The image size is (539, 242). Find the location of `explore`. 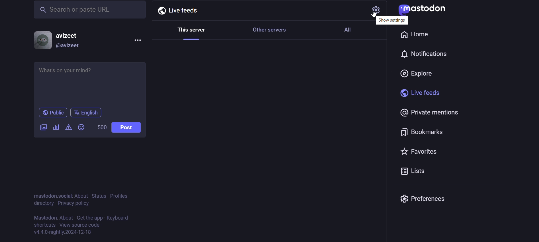

explore is located at coordinates (418, 73).